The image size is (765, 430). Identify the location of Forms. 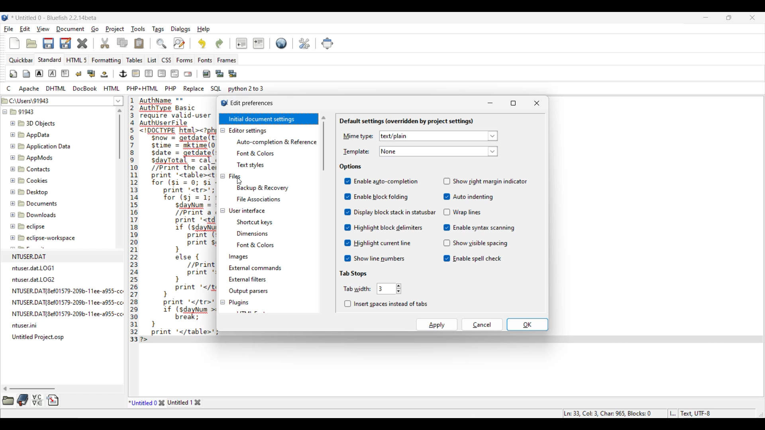
(185, 60).